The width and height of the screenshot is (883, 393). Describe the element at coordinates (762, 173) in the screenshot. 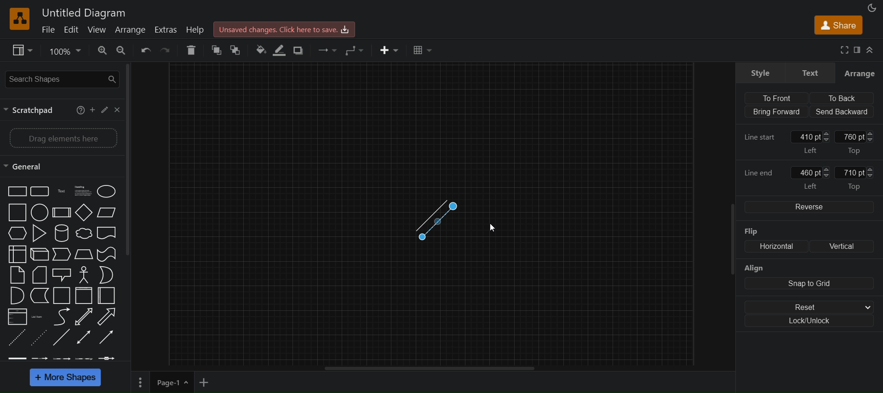

I see `line end` at that location.